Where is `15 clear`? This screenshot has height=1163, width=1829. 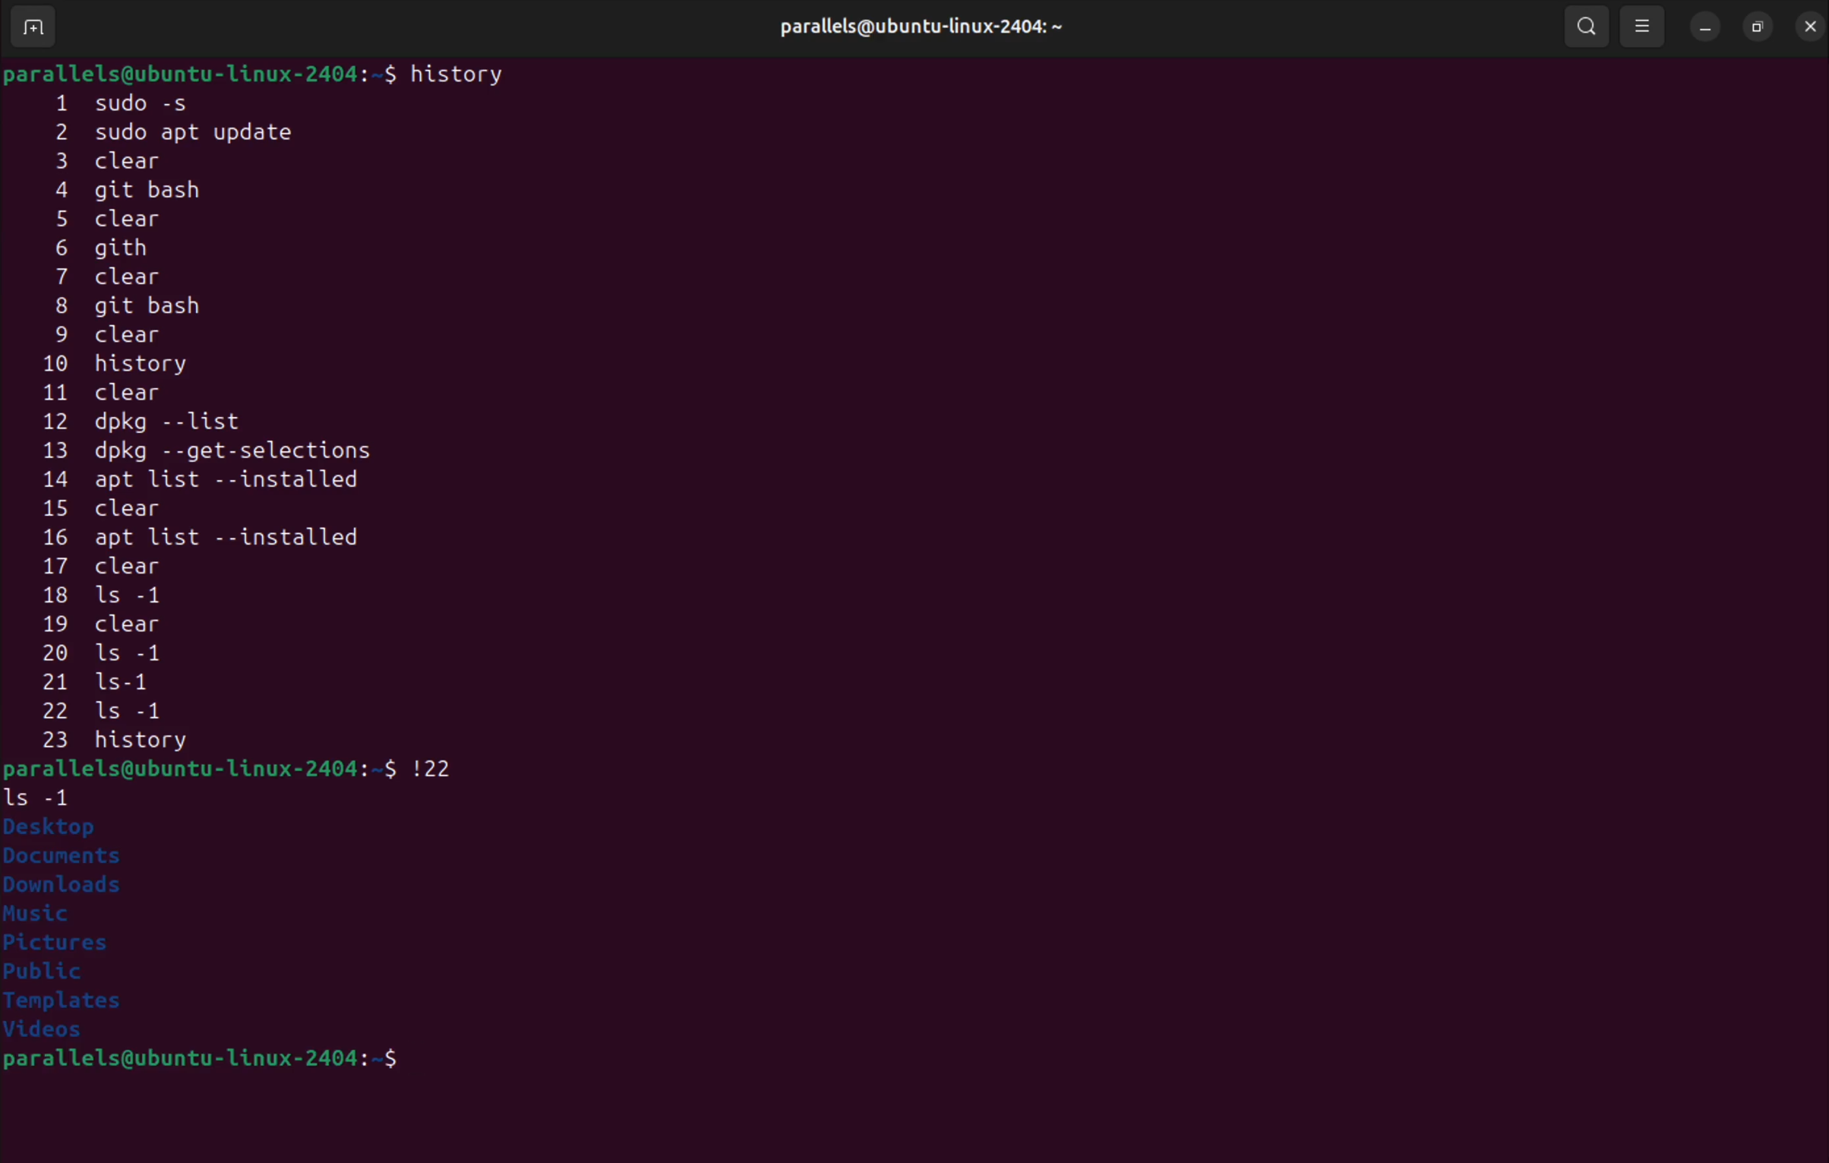 15 clear is located at coordinates (115, 508).